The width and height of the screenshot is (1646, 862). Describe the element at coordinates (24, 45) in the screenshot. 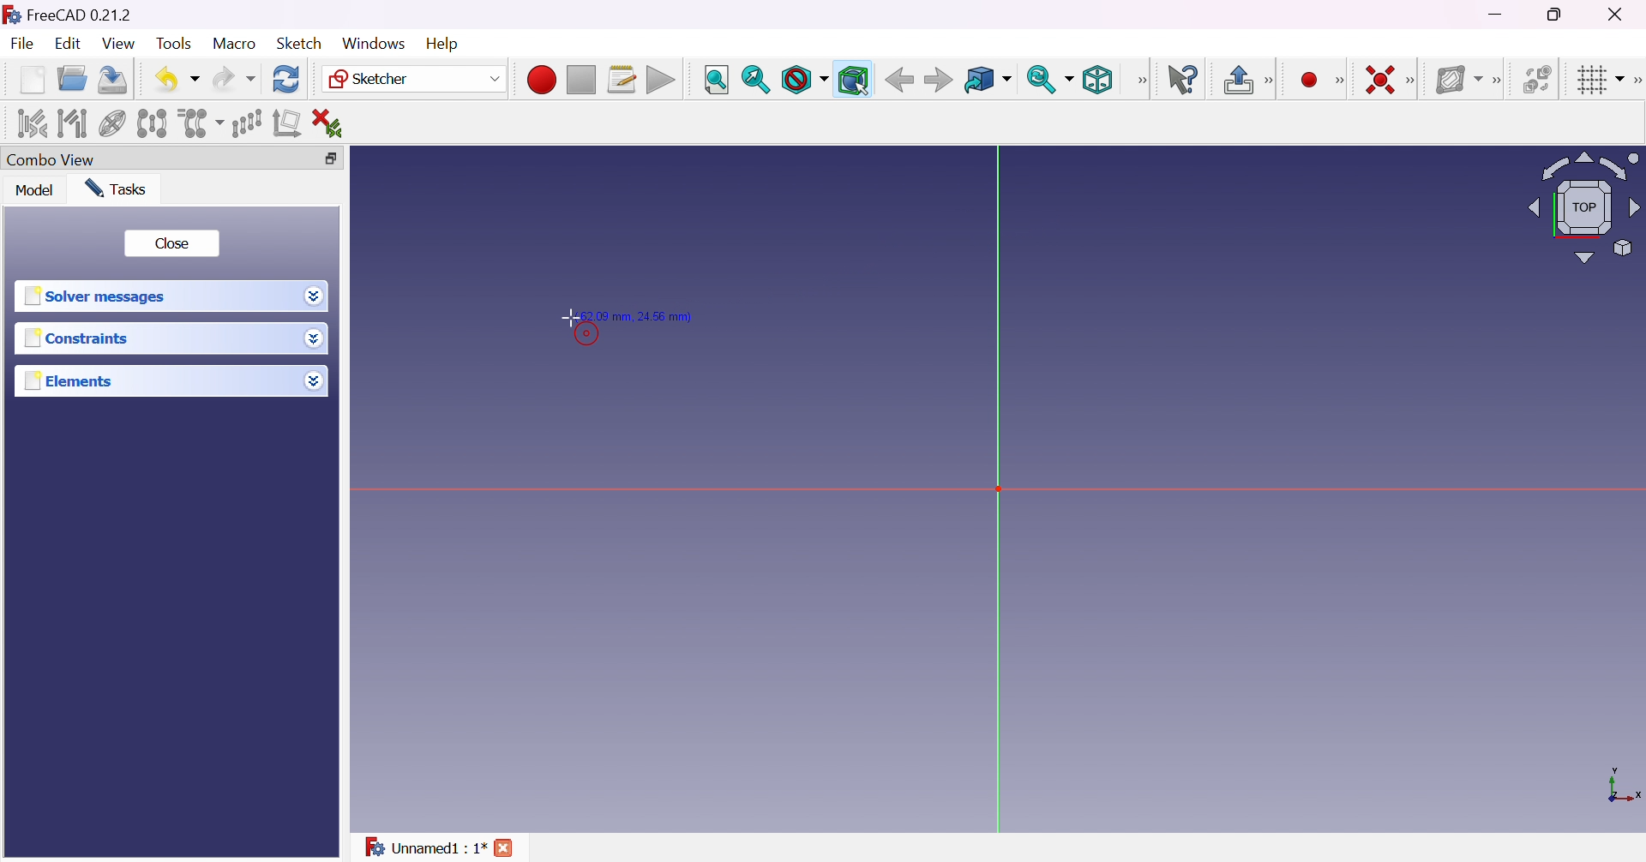

I see `File` at that location.